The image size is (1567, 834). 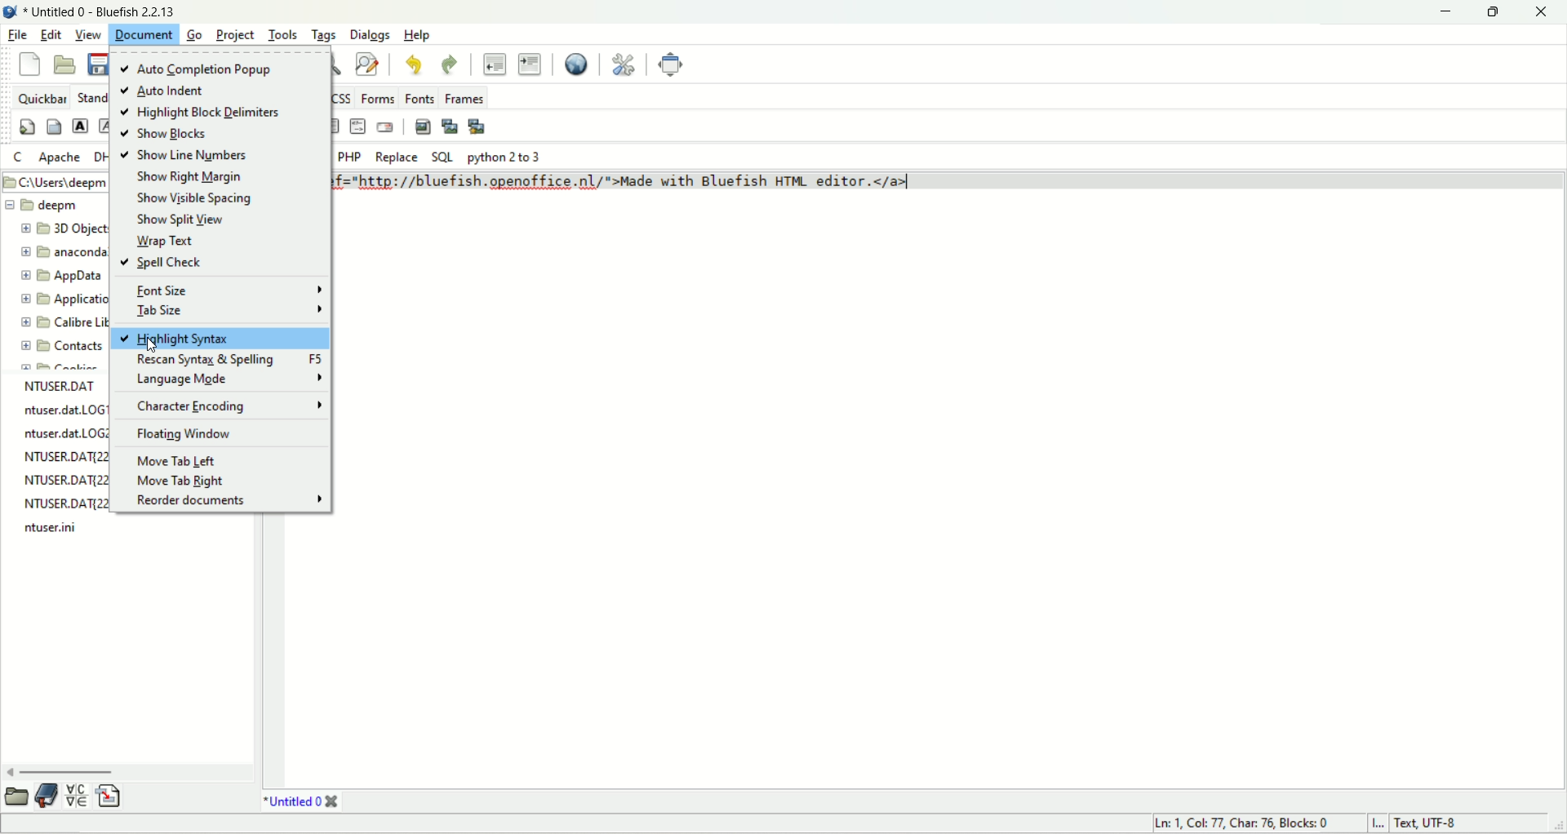 I want to click on indent, so click(x=530, y=64).